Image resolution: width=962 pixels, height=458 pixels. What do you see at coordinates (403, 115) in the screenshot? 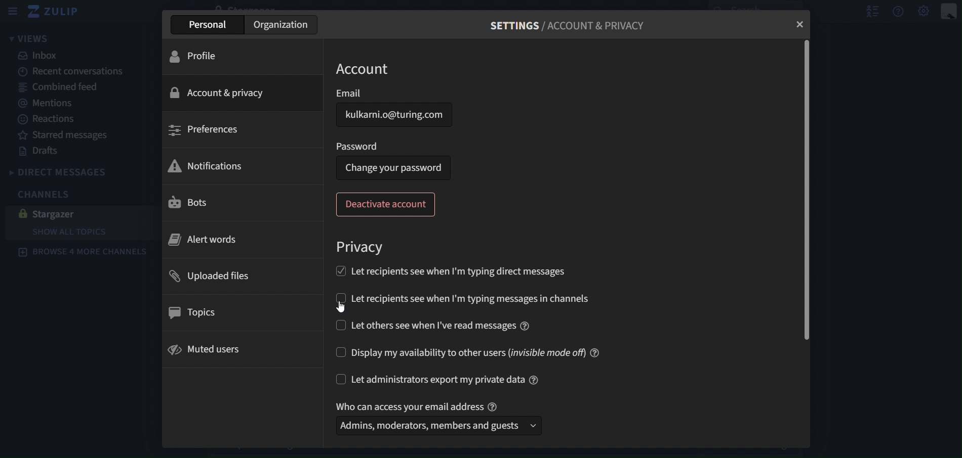
I see `kulkarni.o@turing.com` at bounding box center [403, 115].